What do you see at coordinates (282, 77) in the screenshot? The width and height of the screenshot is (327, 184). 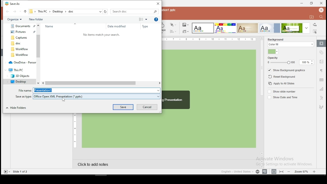 I see `reset background` at bounding box center [282, 77].